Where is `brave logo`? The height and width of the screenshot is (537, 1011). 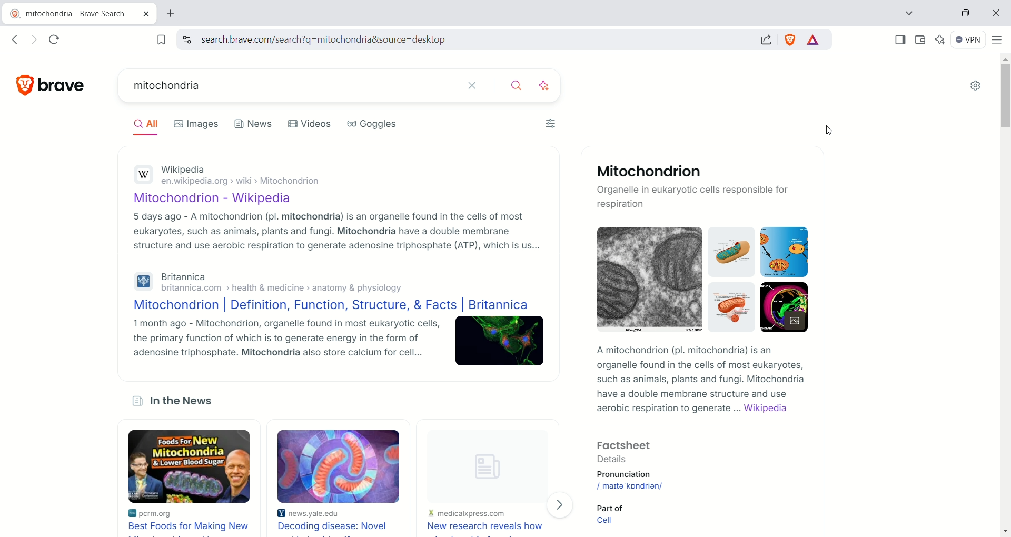
brave logo is located at coordinates (14, 14).